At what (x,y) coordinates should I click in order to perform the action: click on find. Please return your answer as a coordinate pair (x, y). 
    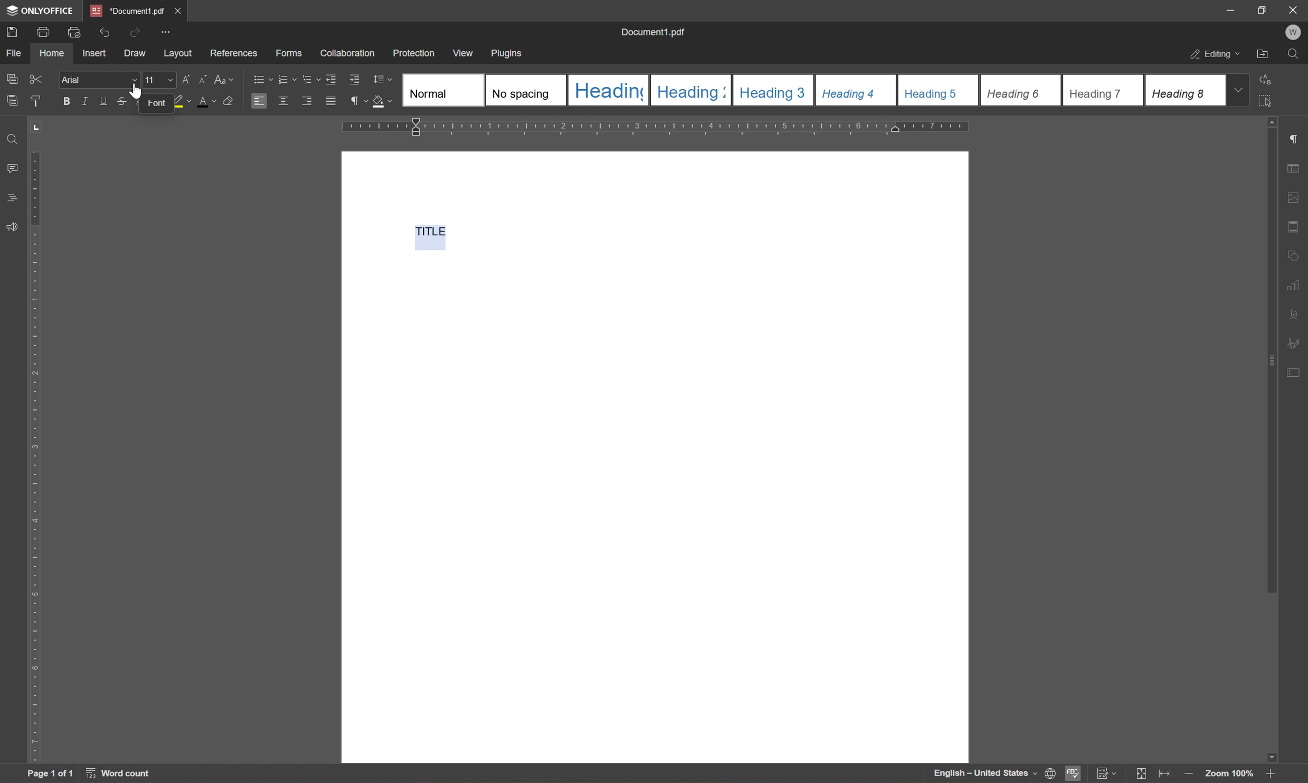
    Looking at the image, I should click on (1296, 53).